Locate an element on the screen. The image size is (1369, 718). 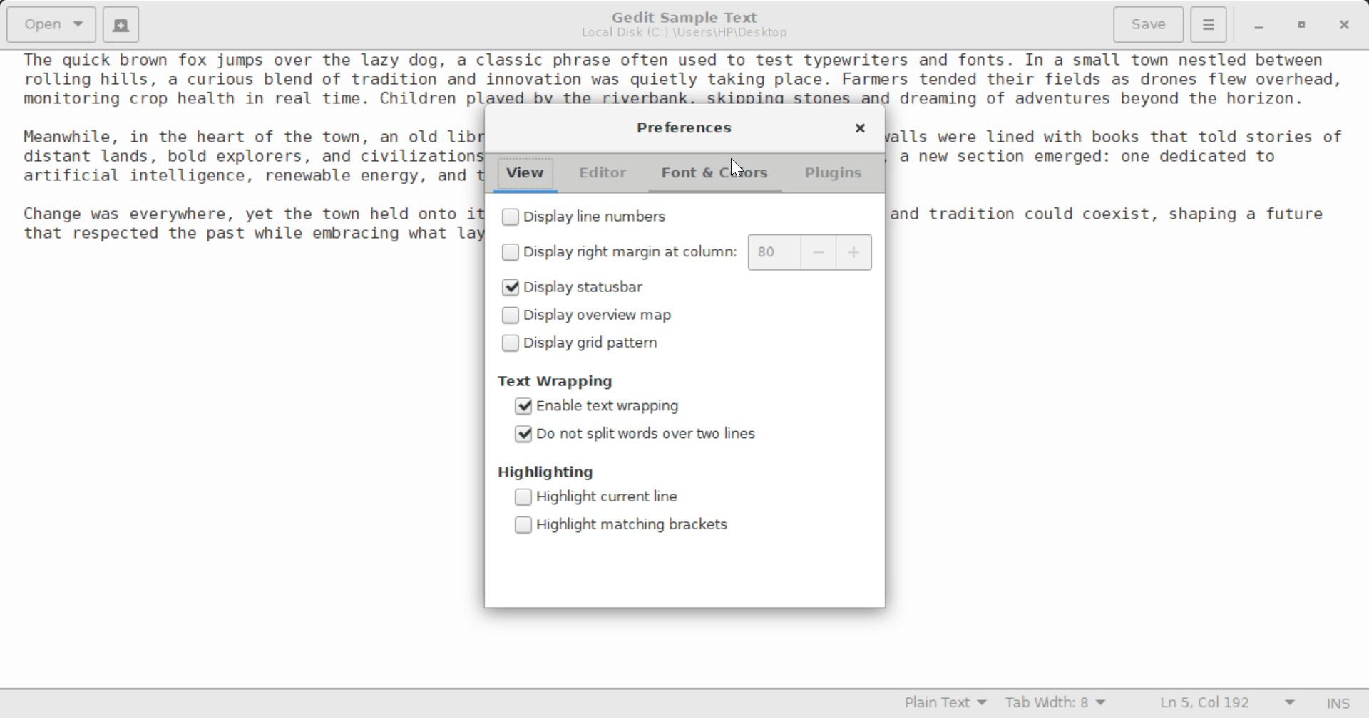
Column Value is located at coordinates (812, 251).